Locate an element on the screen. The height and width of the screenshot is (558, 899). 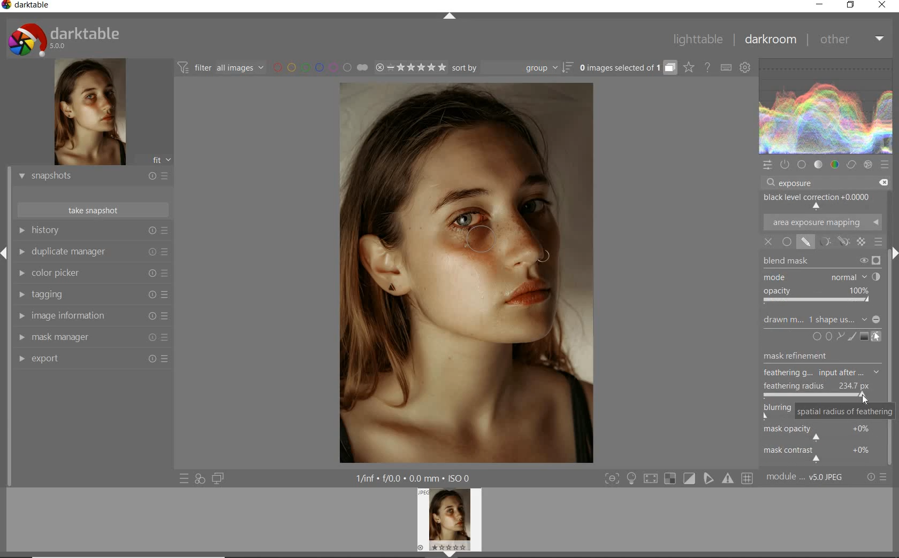
quick access panel is located at coordinates (766, 165).